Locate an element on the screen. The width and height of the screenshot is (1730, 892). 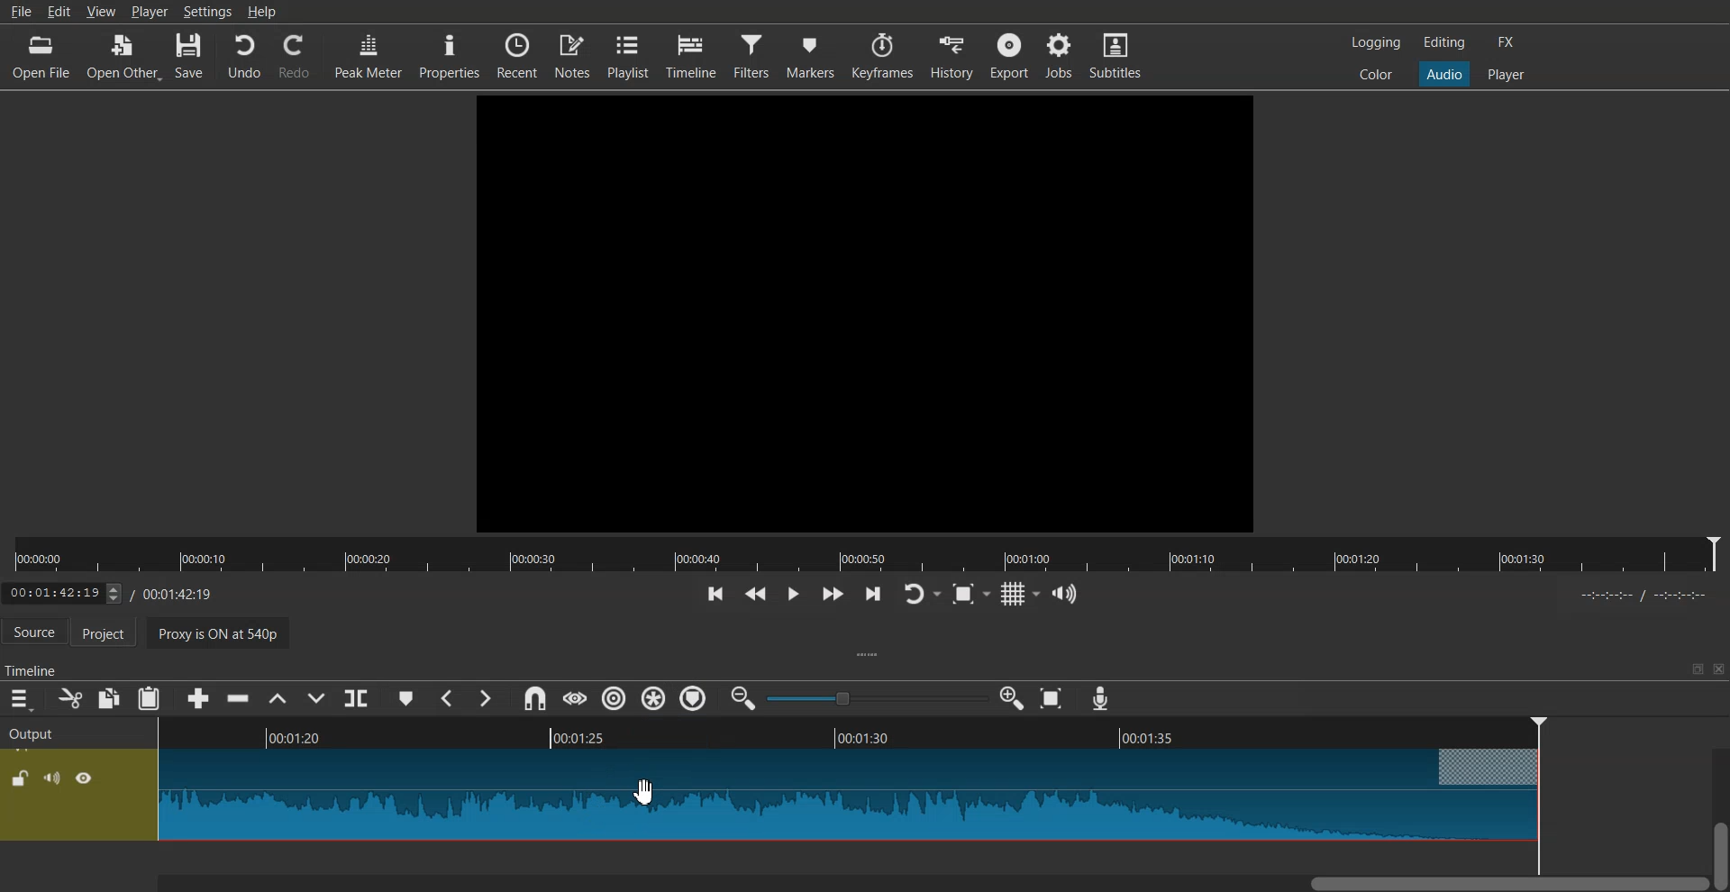
Toggle adjuster is located at coordinates (877, 697).